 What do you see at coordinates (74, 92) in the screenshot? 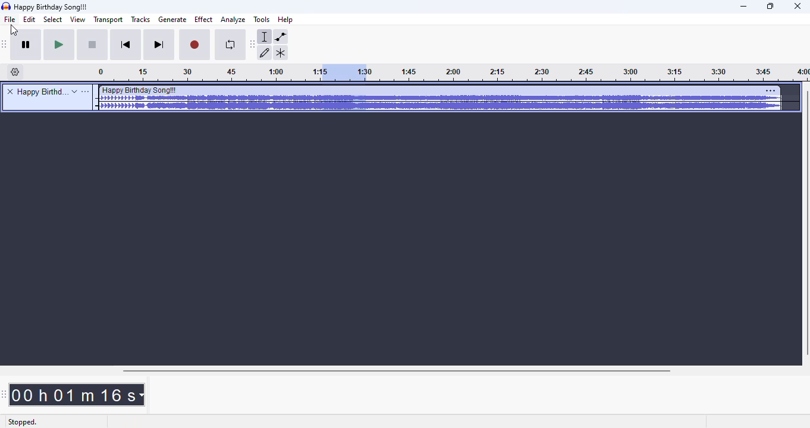
I see `expand` at bounding box center [74, 92].